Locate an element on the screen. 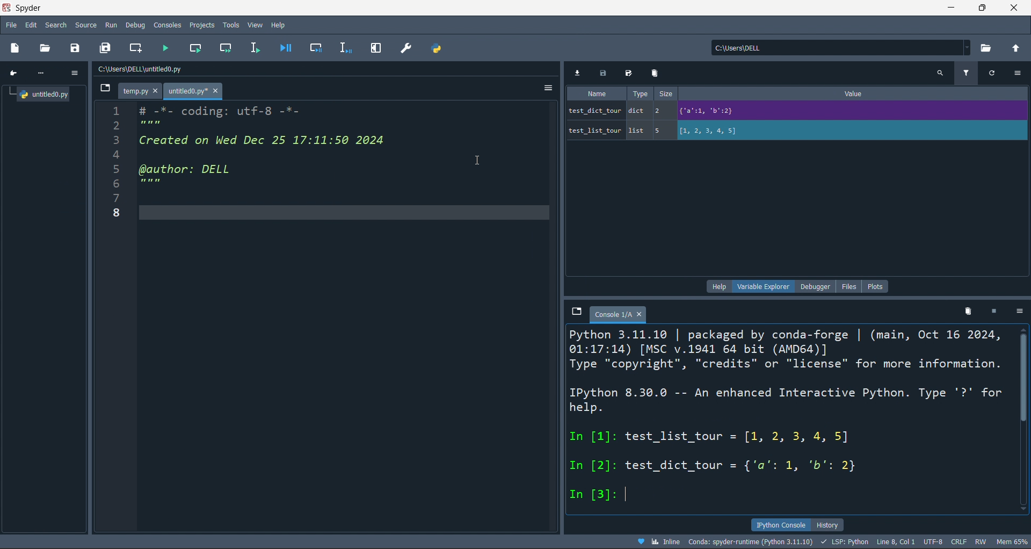 The height and width of the screenshot is (549, 1031). cursor is located at coordinates (476, 159).